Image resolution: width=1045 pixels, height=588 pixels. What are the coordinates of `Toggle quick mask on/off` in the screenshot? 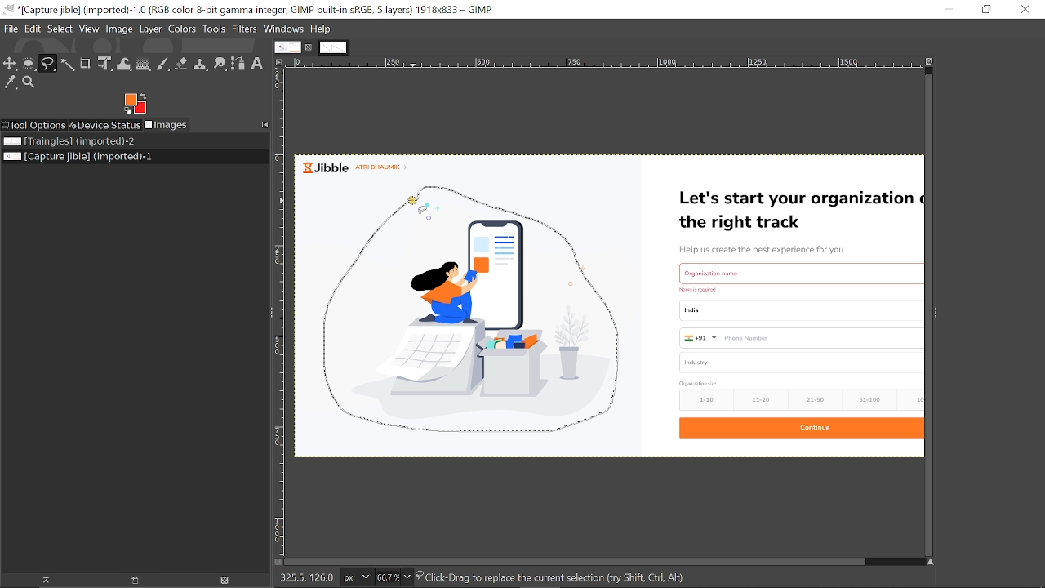 It's located at (274, 562).